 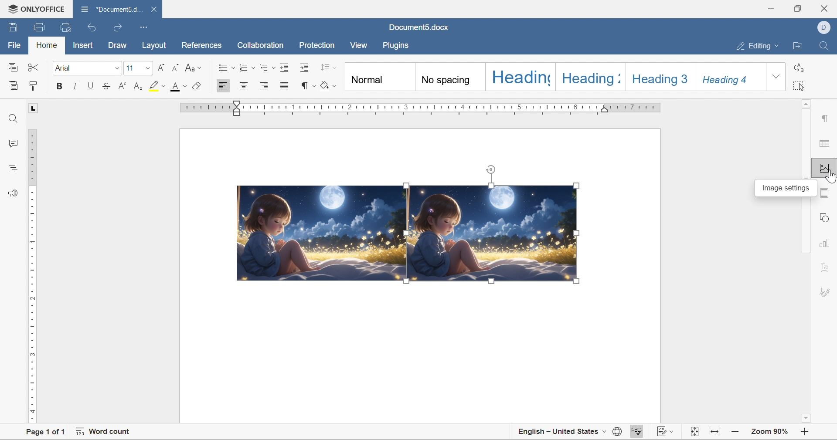 What do you see at coordinates (106, 86) in the screenshot?
I see `strikethrough` at bounding box center [106, 86].